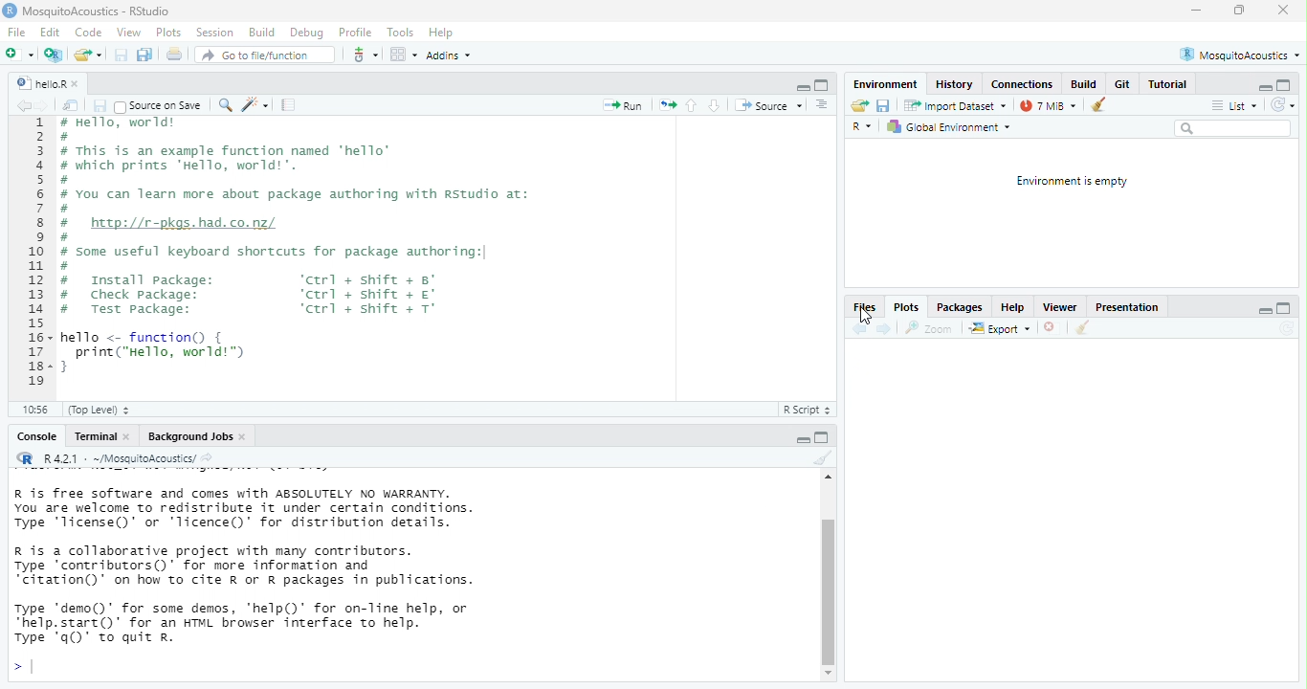 The image size is (1307, 689). What do you see at coordinates (129, 33) in the screenshot?
I see `View` at bounding box center [129, 33].